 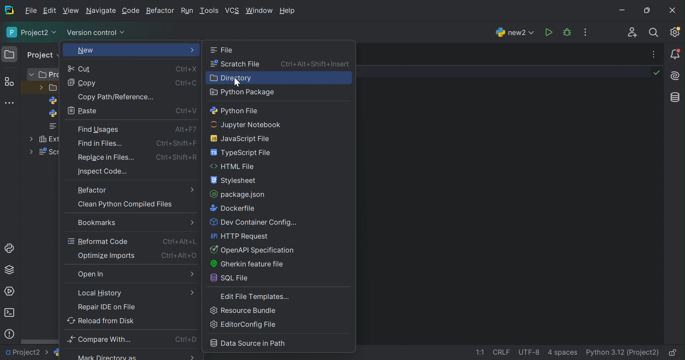 I want to click on Help, so click(x=288, y=10).